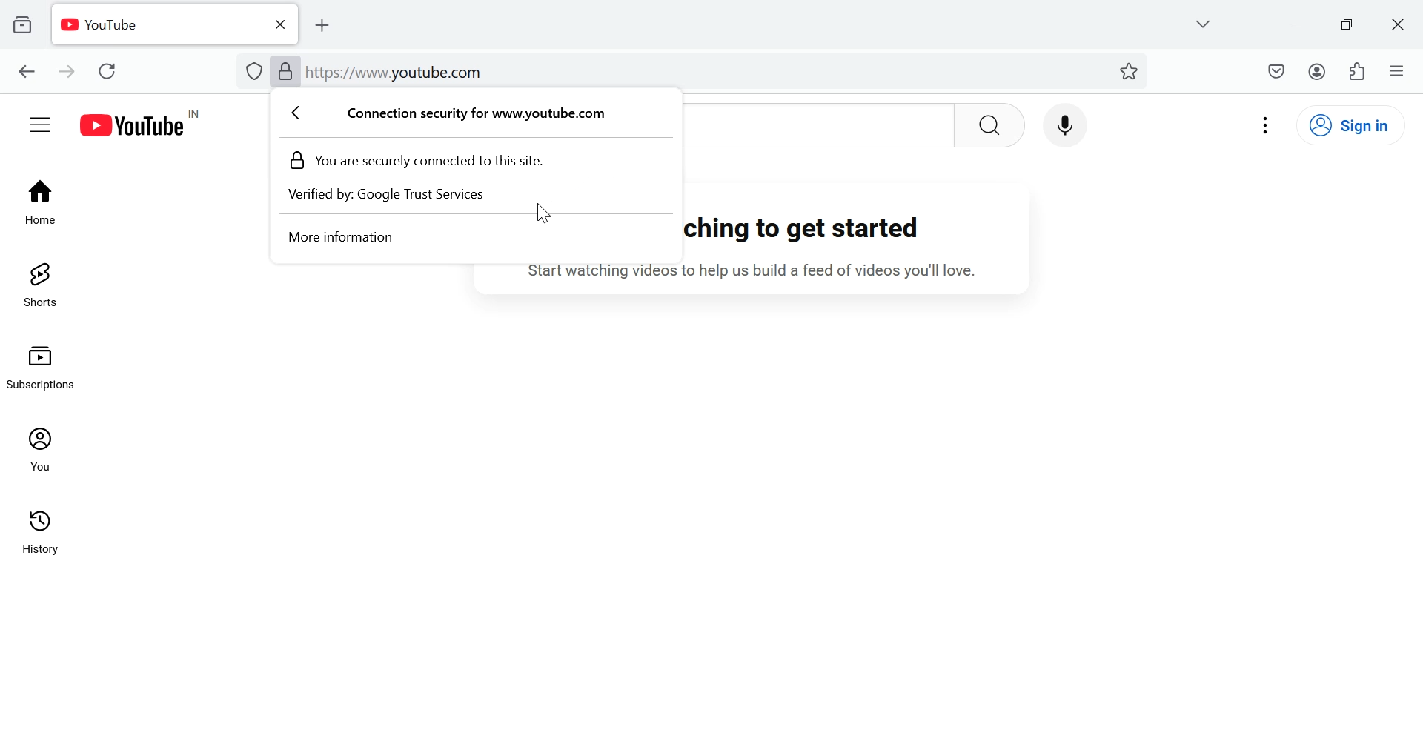 The width and height of the screenshot is (1423, 747). What do you see at coordinates (339, 240) in the screenshot?
I see `More information` at bounding box center [339, 240].